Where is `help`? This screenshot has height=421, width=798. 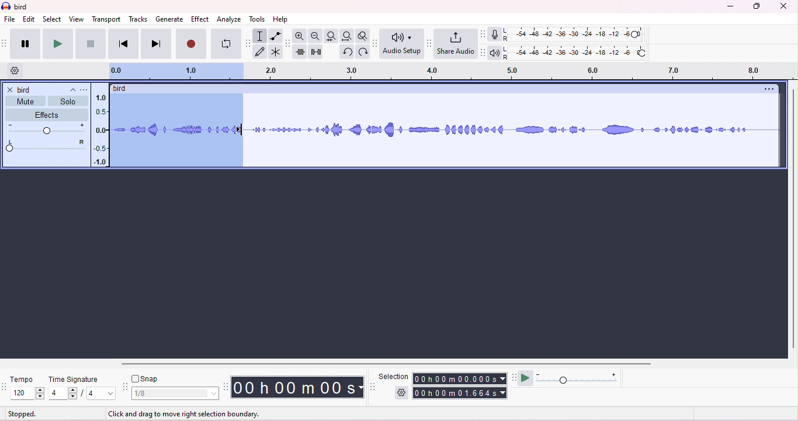 help is located at coordinates (281, 19).